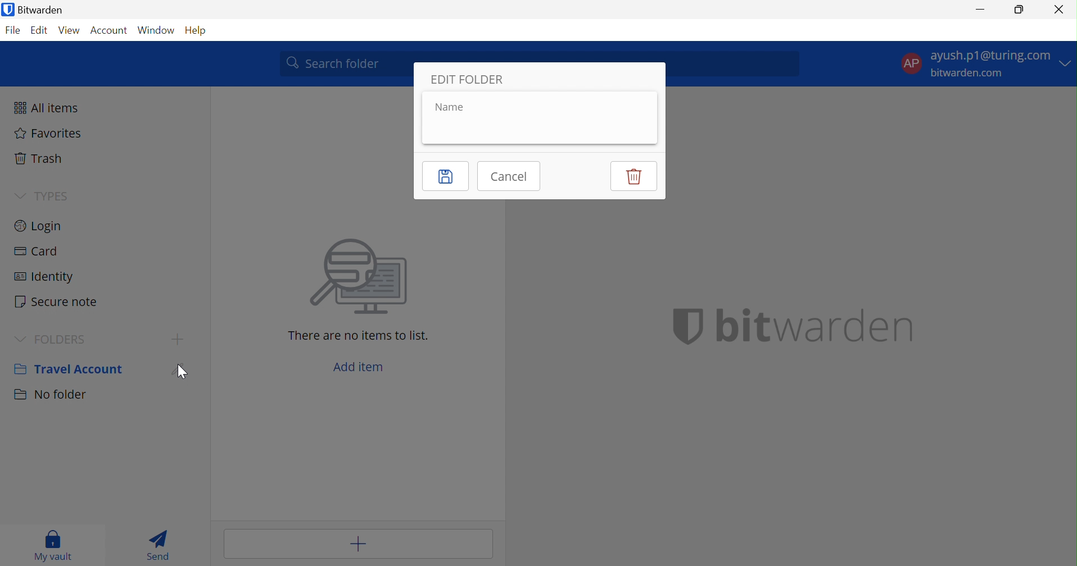 The width and height of the screenshot is (1077, 566). Describe the element at coordinates (110, 30) in the screenshot. I see `Account` at that location.